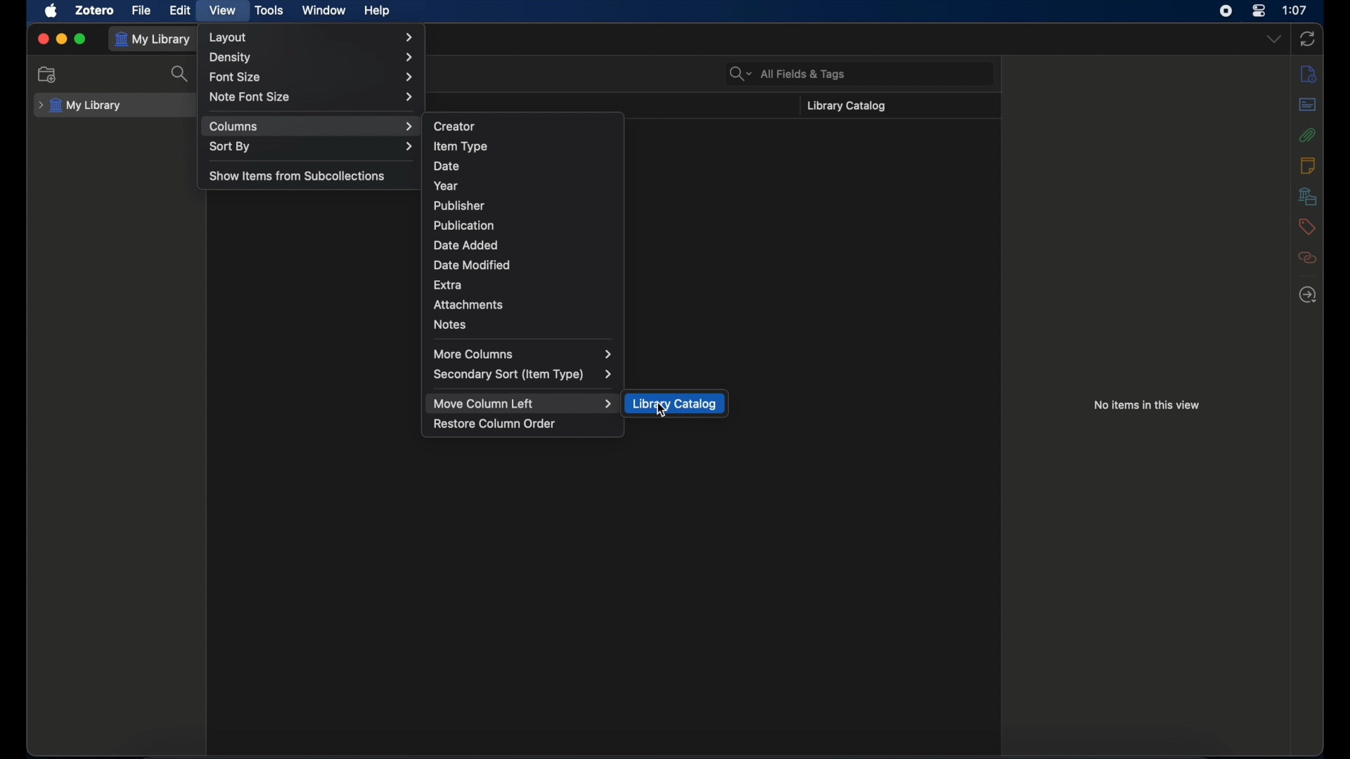 This screenshot has width=1350, height=759. I want to click on view, so click(222, 11).